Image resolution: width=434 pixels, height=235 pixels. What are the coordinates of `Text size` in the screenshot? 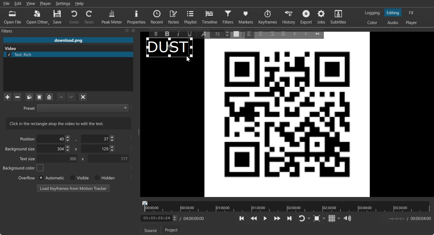 It's located at (28, 158).